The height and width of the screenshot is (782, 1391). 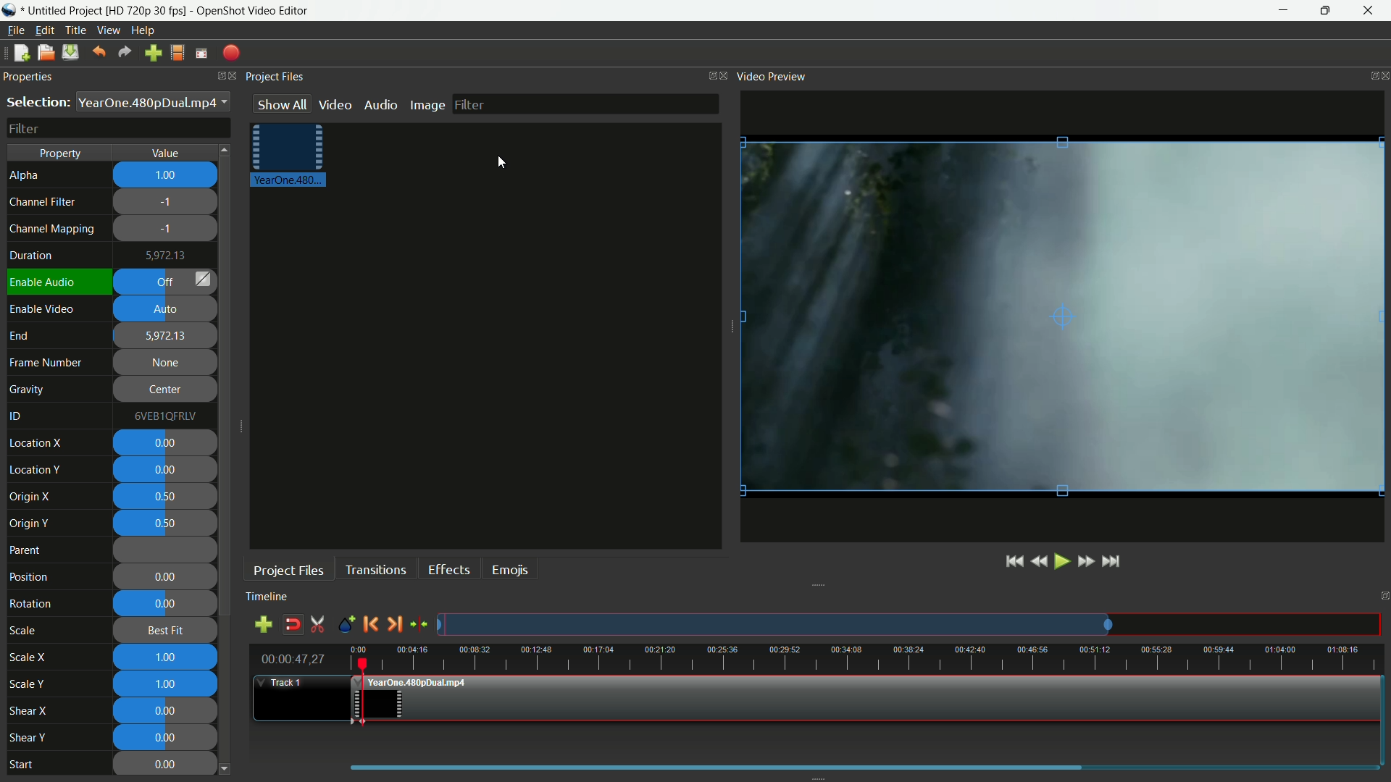 What do you see at coordinates (419, 621) in the screenshot?
I see `center the timeline on the playhead` at bounding box center [419, 621].